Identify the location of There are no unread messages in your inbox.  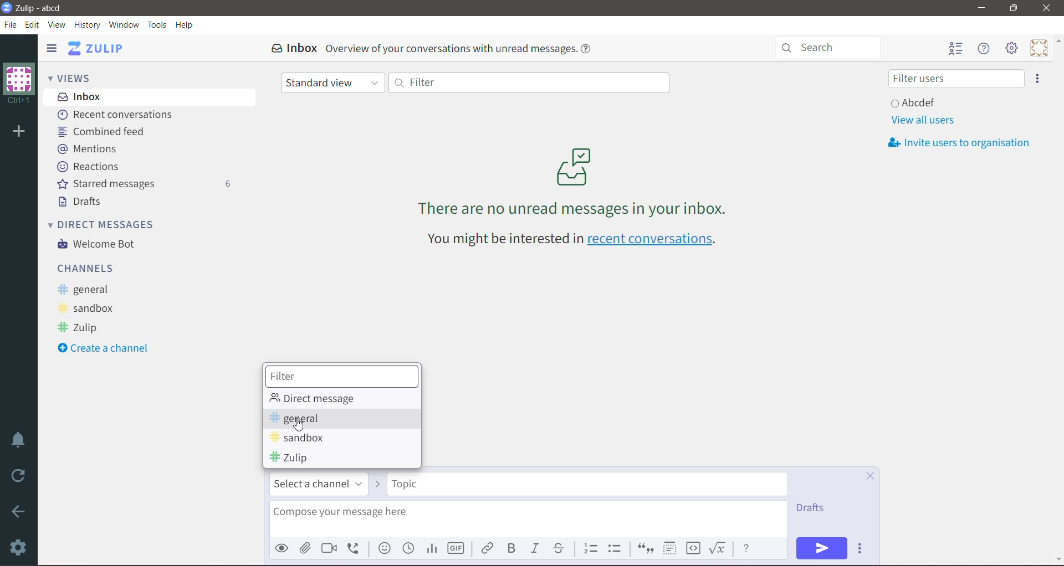
(574, 181).